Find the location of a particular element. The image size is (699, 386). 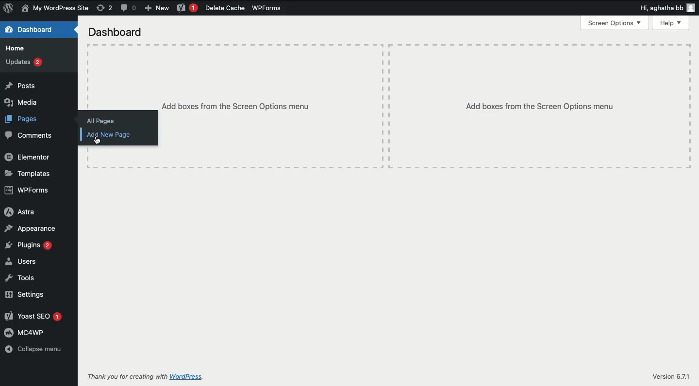

Screen options is located at coordinates (615, 24).